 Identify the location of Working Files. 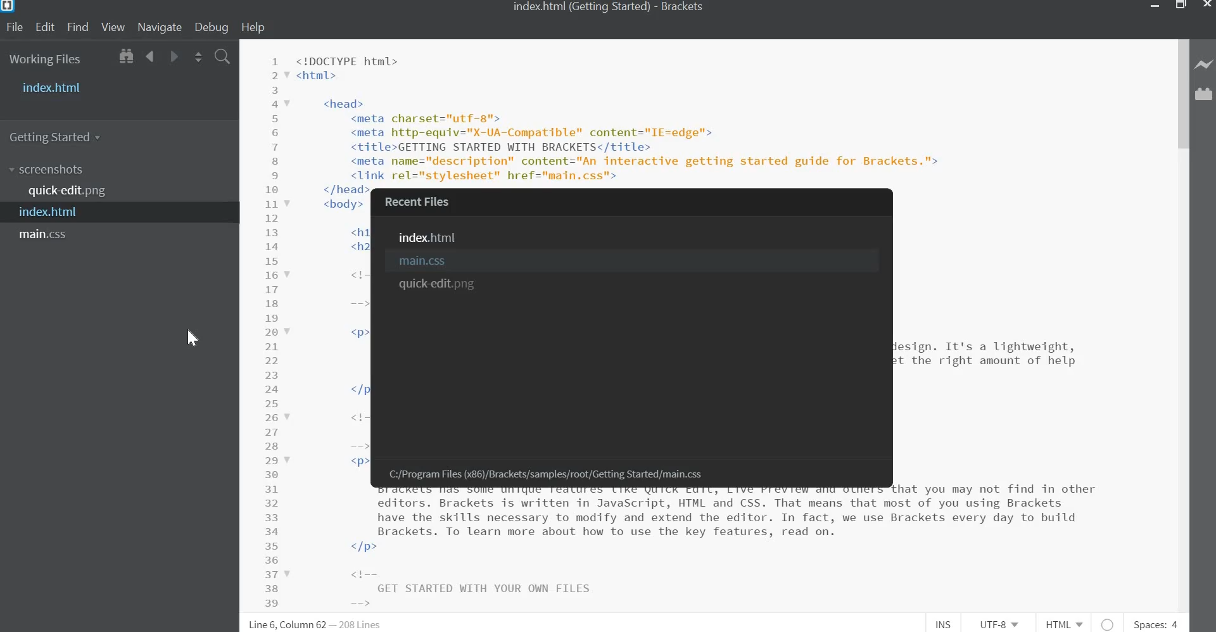
(46, 61).